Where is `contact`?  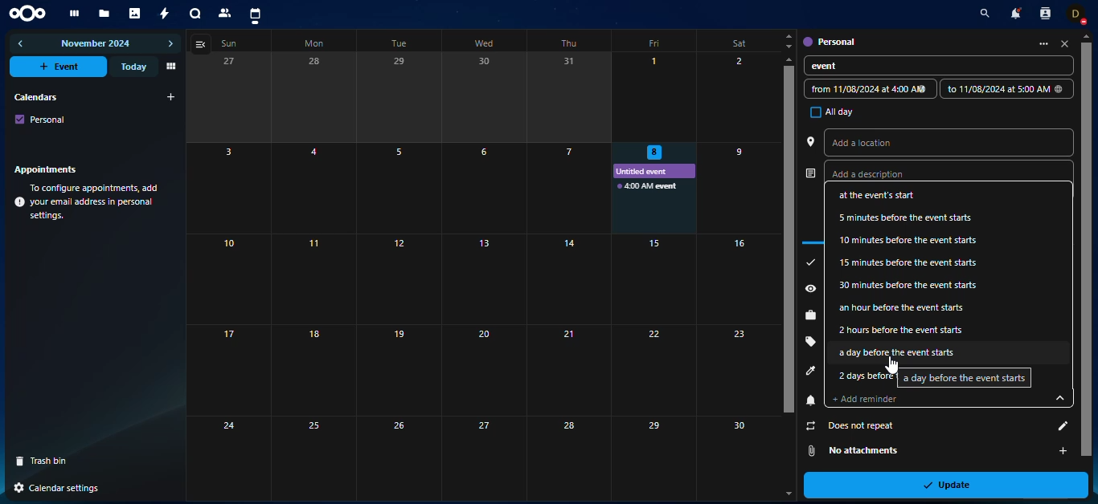
contact is located at coordinates (226, 13).